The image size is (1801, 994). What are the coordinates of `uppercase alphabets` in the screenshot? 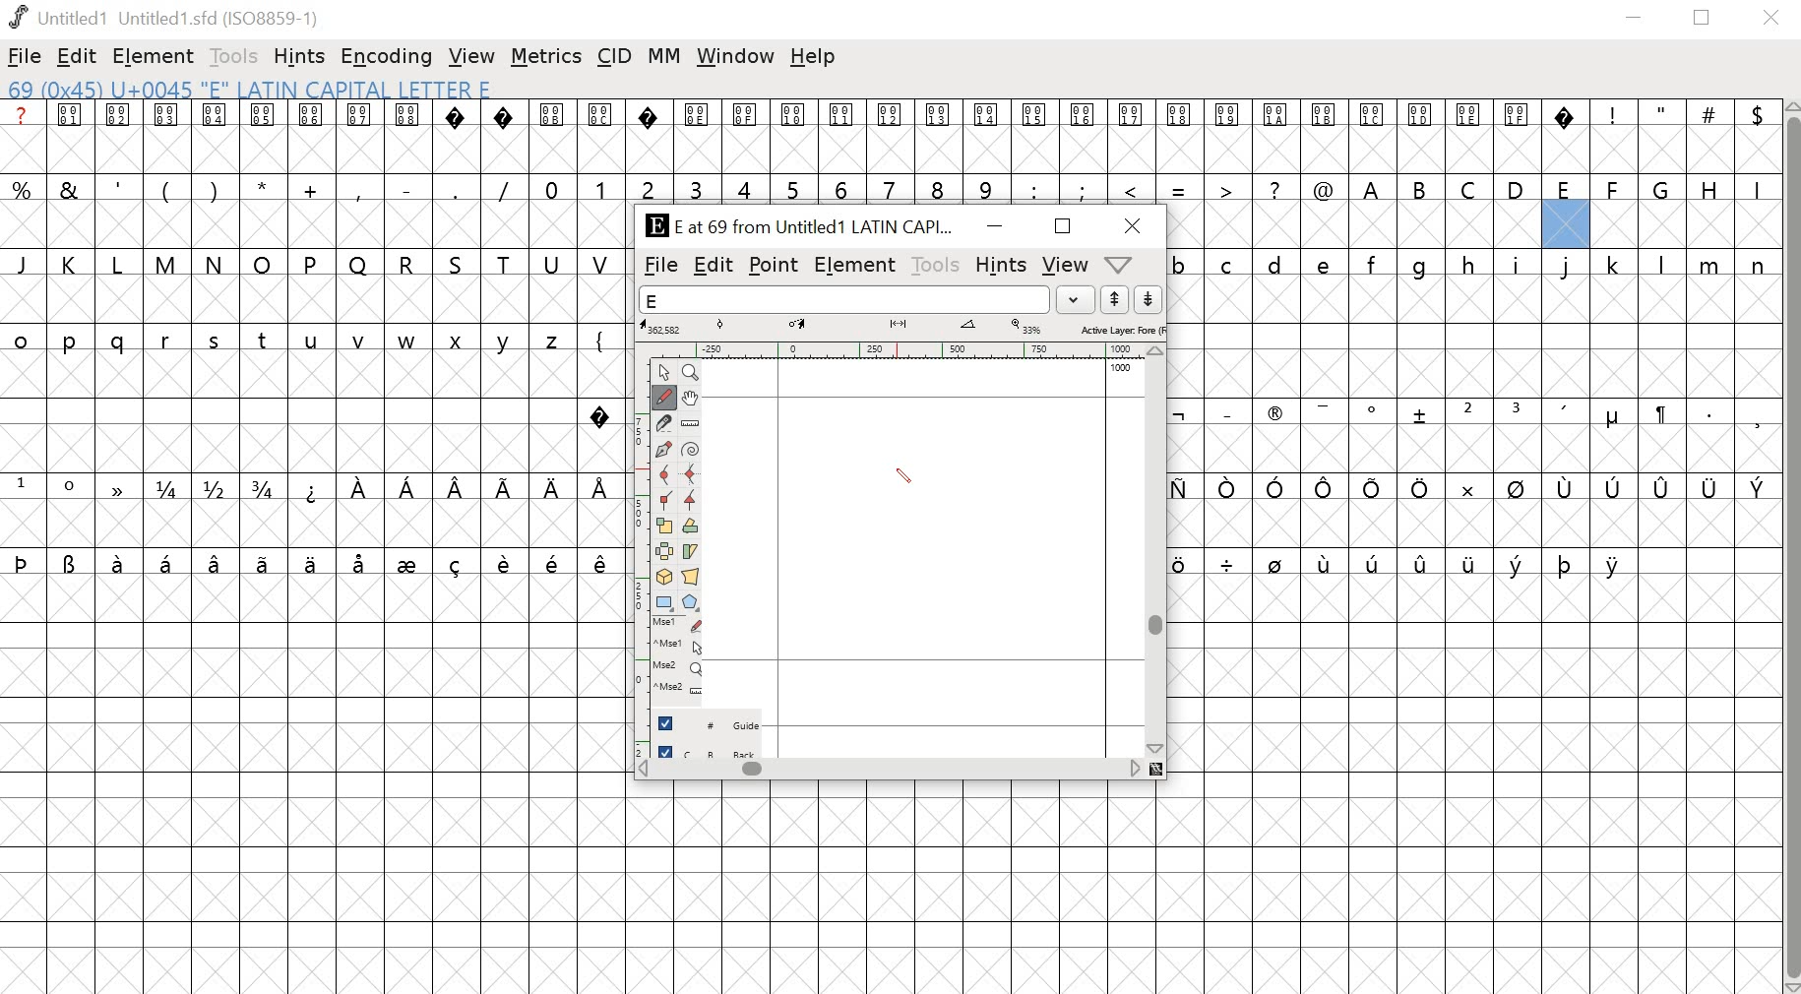 It's located at (311, 266).